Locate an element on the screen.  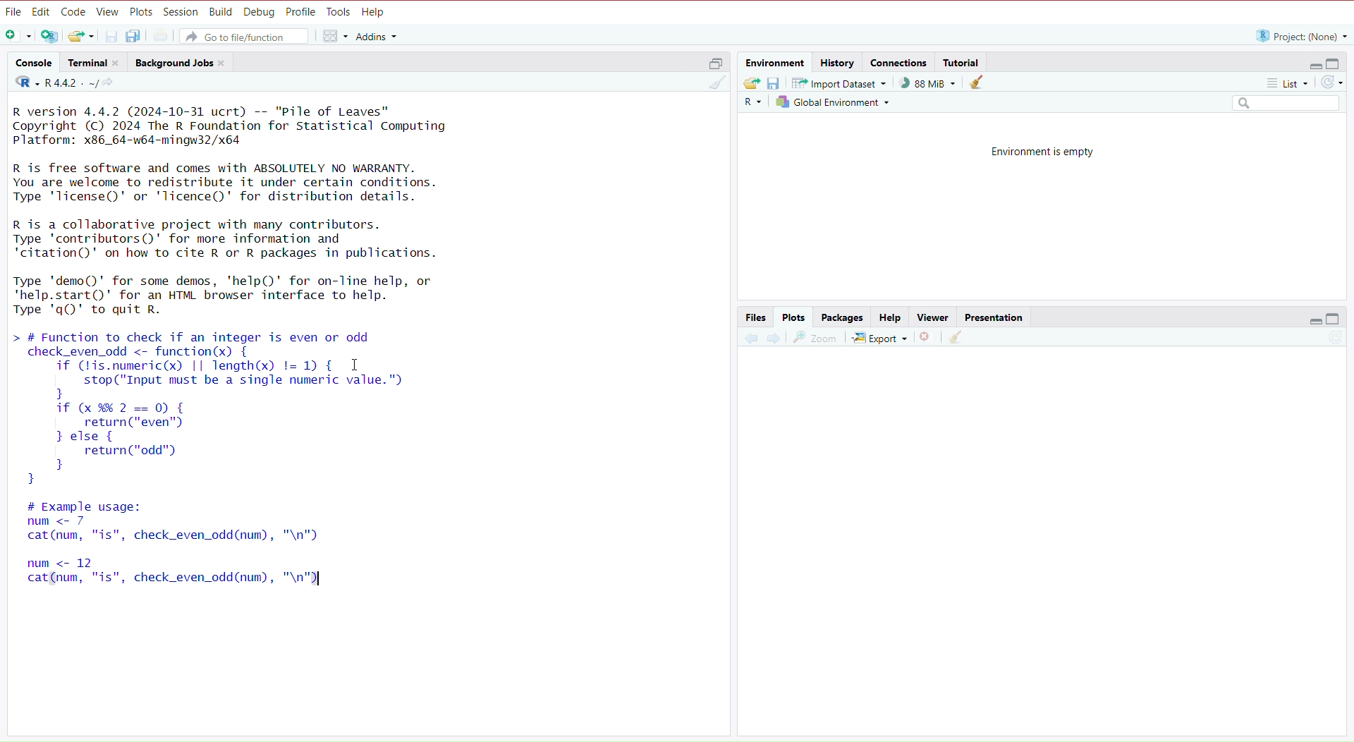
packages is located at coordinates (843, 317).